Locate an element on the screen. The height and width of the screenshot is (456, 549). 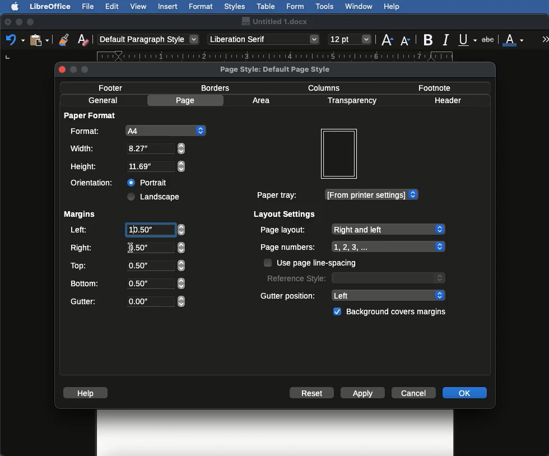
Clone formatting is located at coordinates (64, 39).